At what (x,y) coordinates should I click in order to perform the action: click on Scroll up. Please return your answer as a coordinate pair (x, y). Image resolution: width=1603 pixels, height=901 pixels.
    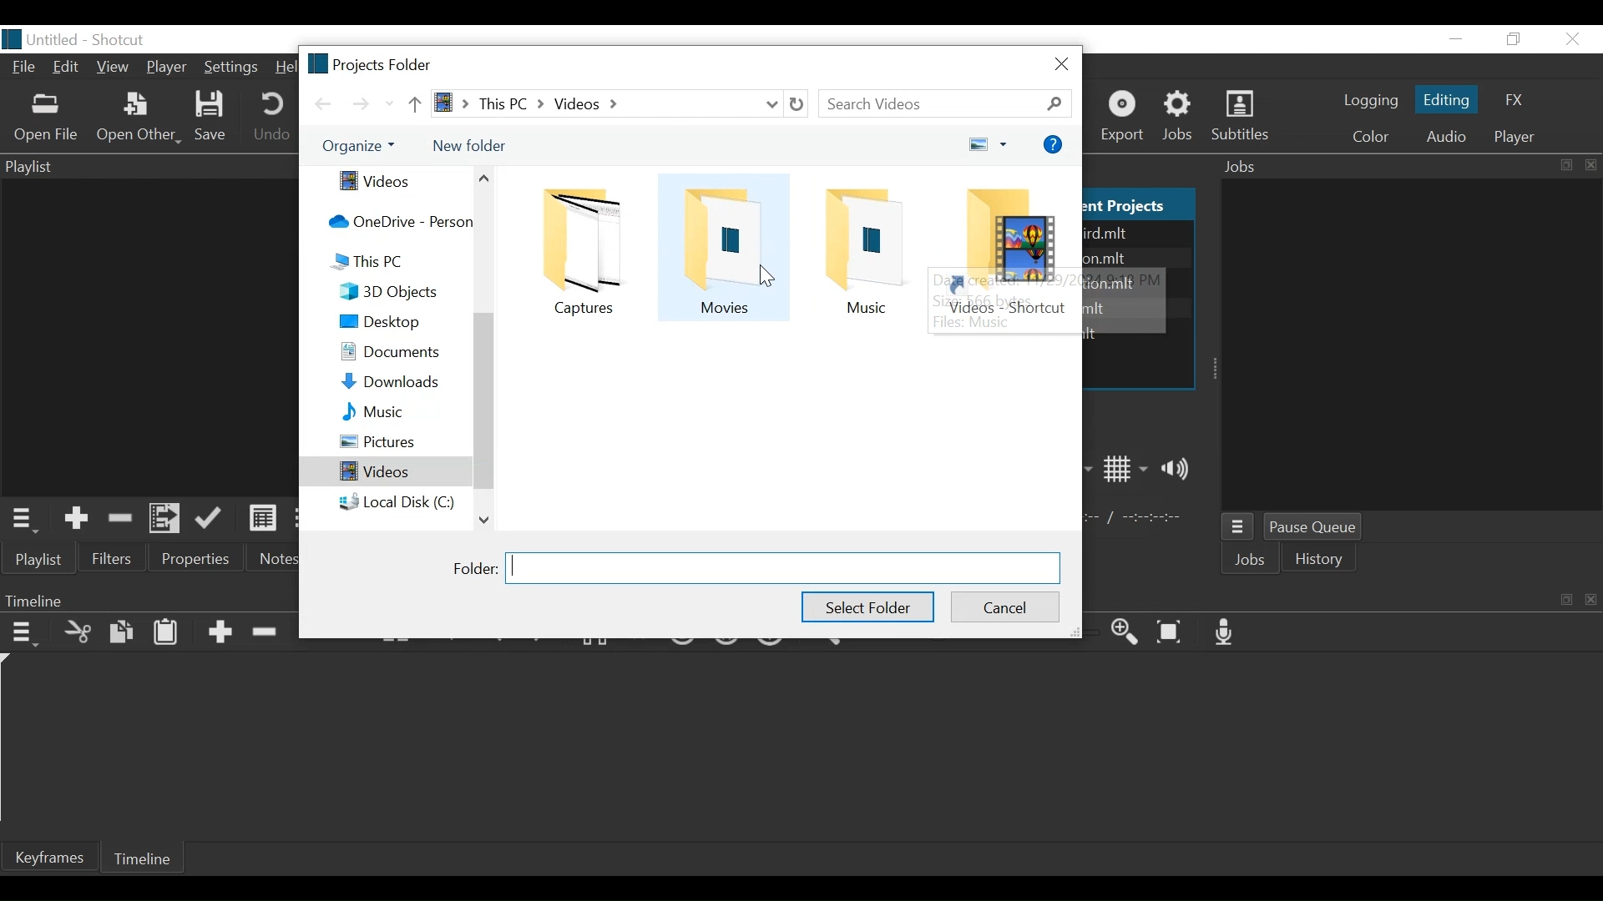
    Looking at the image, I should click on (483, 179).